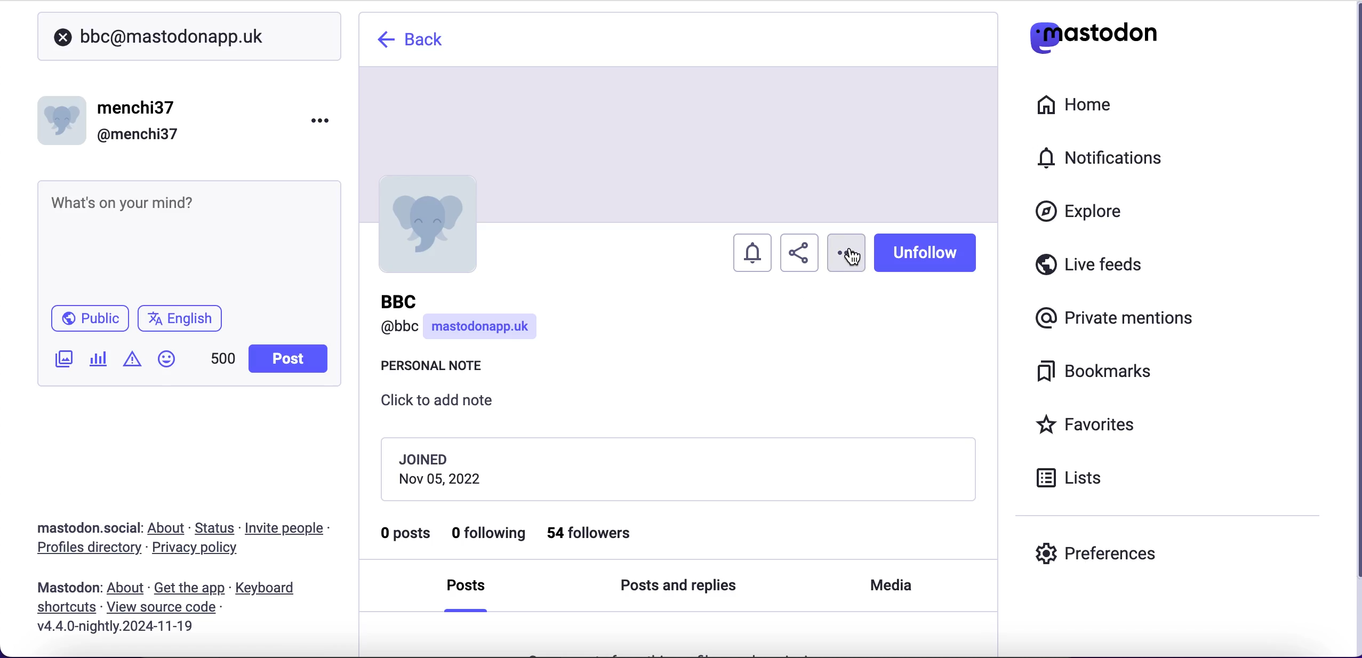  I want to click on about, so click(169, 528).